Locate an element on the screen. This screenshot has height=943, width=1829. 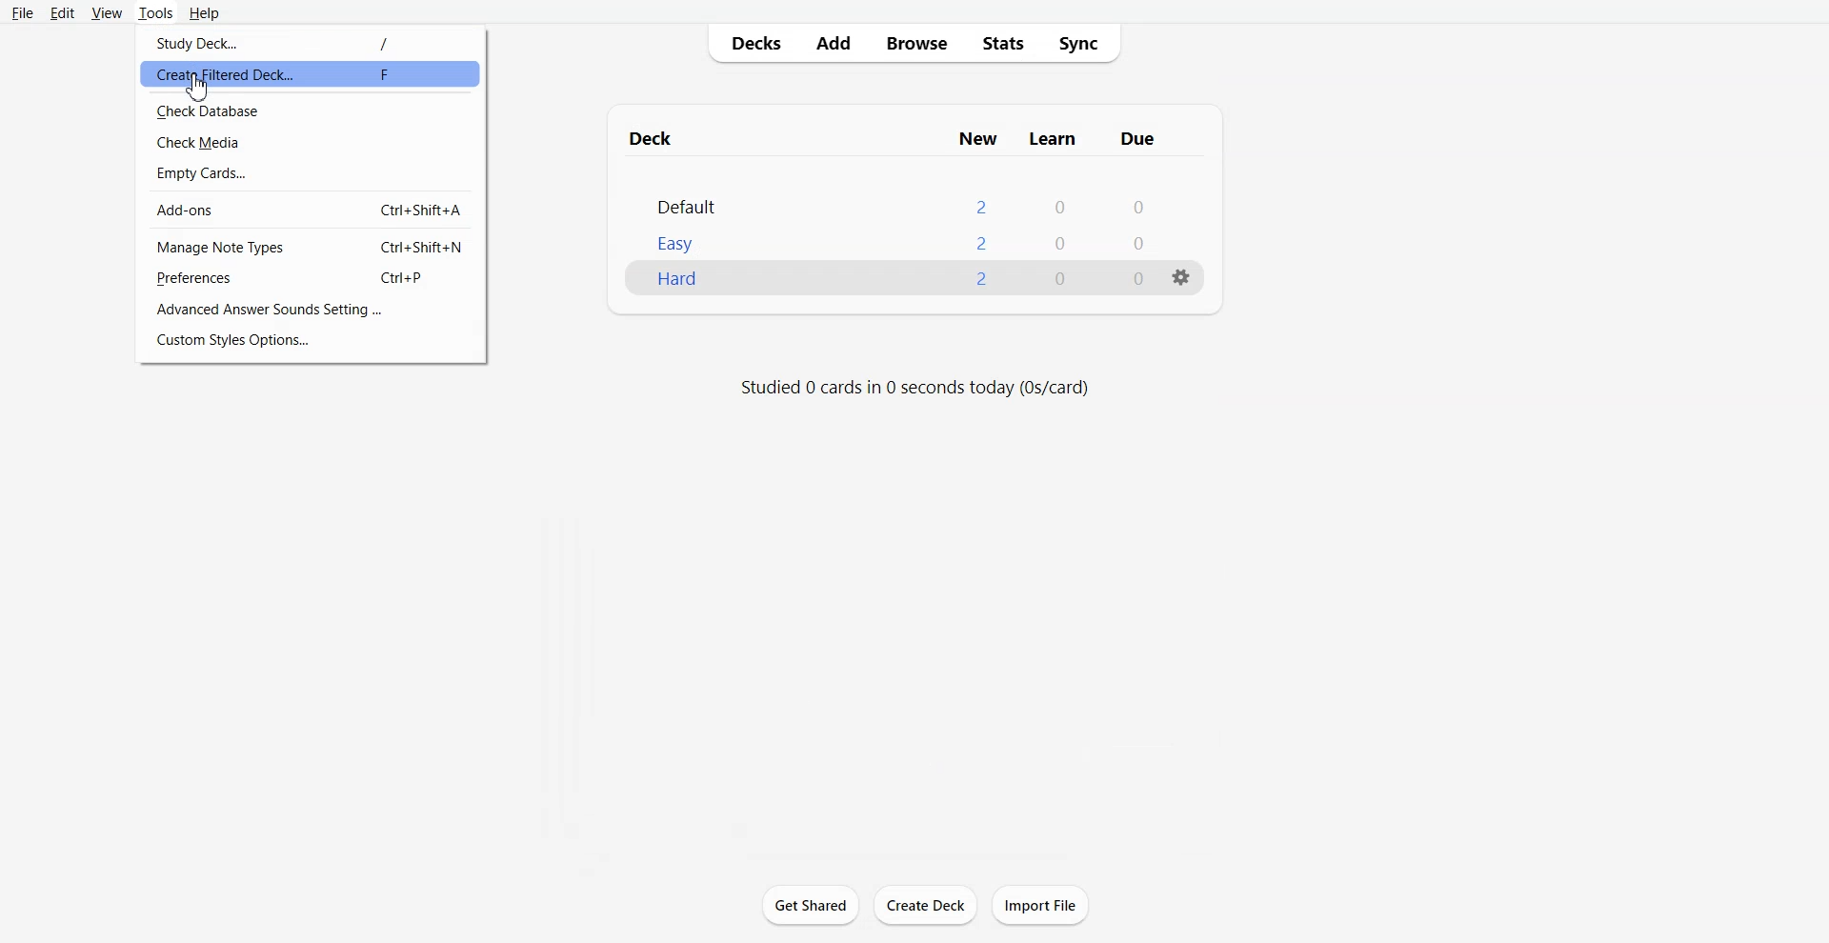
Browse is located at coordinates (918, 44).